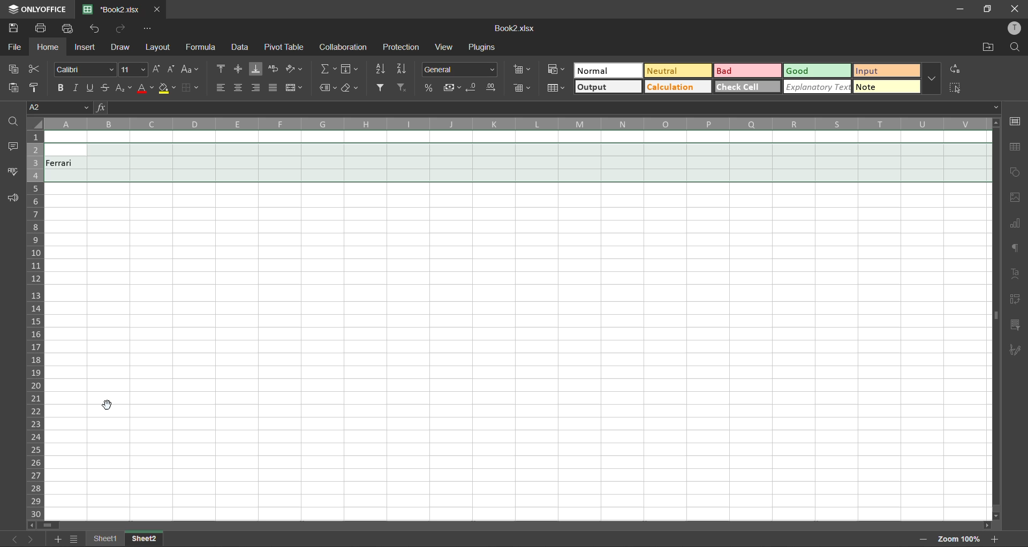 The image size is (1028, 547). Describe the element at coordinates (1016, 226) in the screenshot. I see `charts` at that location.